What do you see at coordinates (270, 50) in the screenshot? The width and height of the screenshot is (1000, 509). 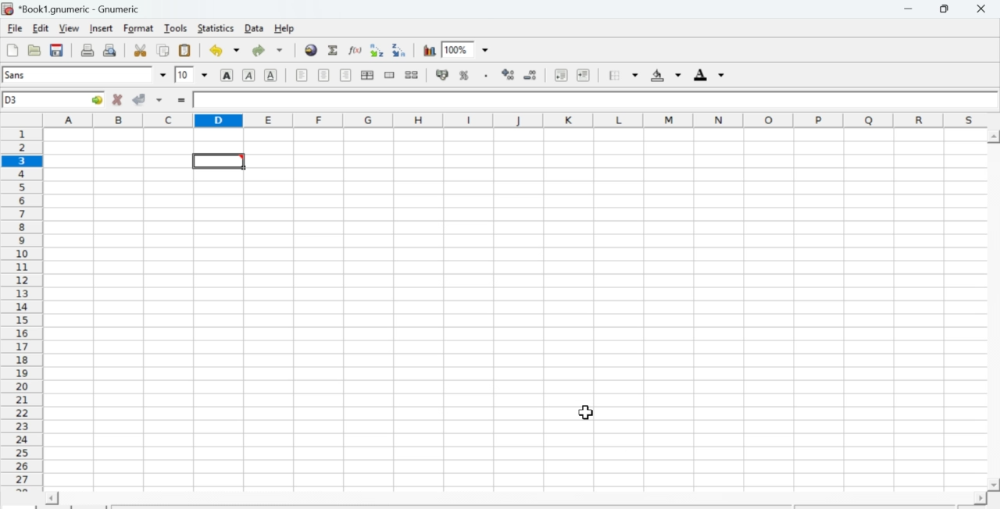 I see `Redo` at bounding box center [270, 50].